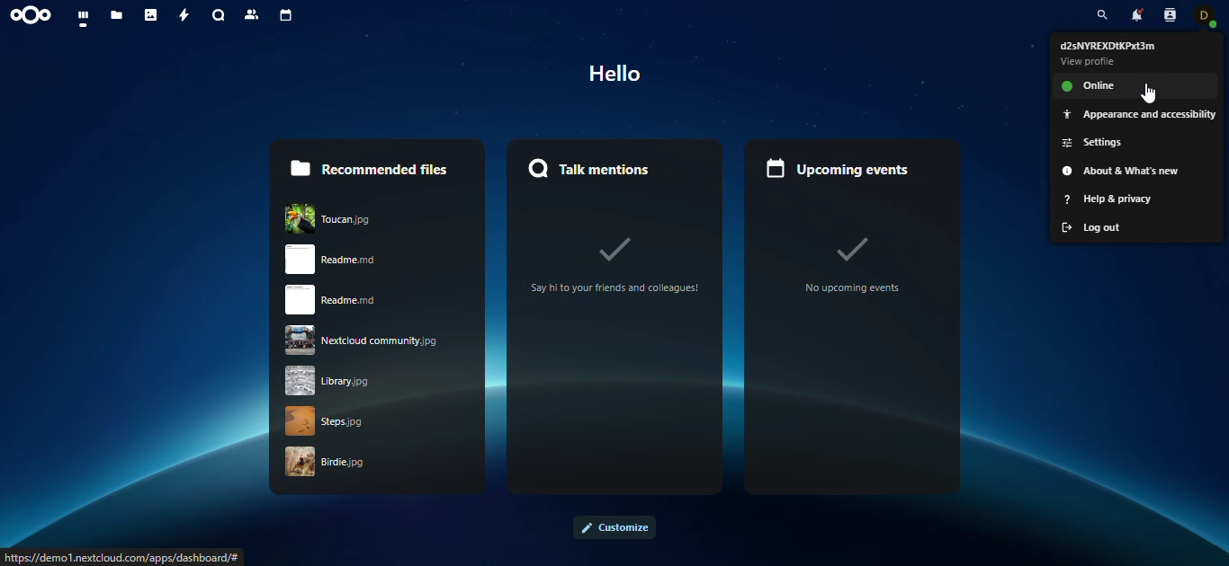 This screenshot has height=566, width=1229. What do you see at coordinates (1134, 86) in the screenshot?
I see `online` at bounding box center [1134, 86].